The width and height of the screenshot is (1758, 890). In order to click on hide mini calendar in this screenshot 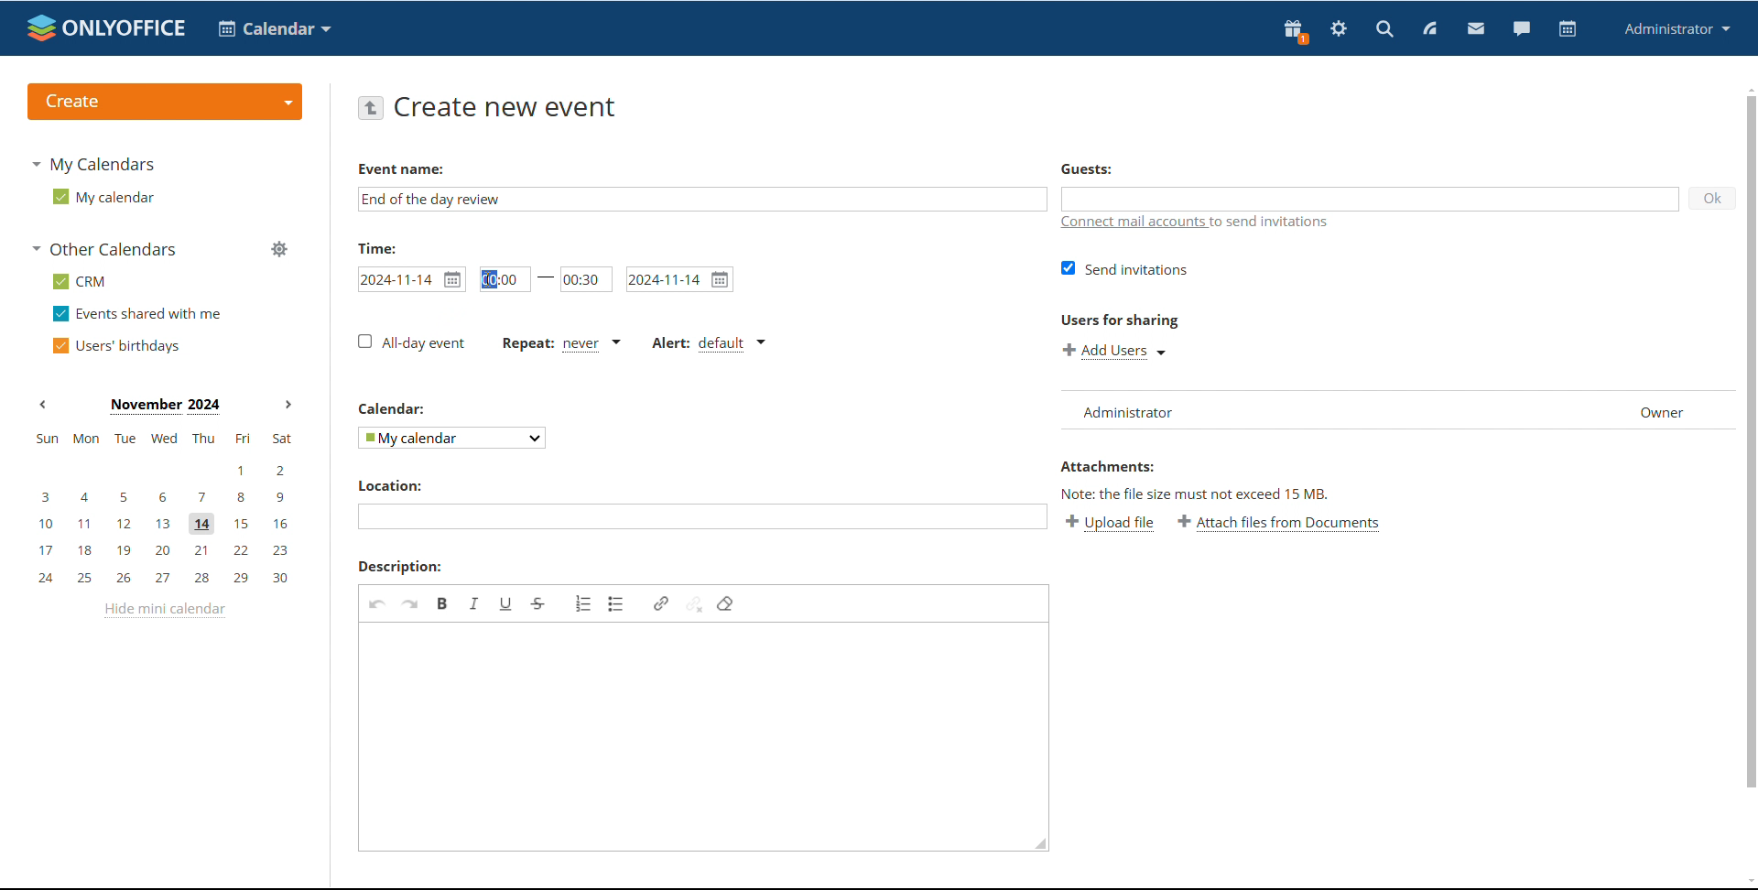, I will do `click(164, 610)`.